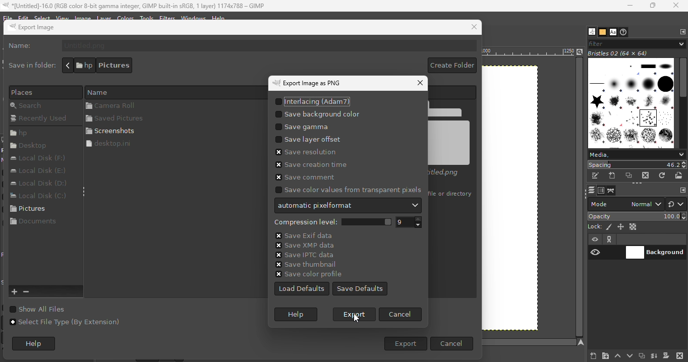 The height and width of the screenshot is (362, 688). What do you see at coordinates (602, 32) in the screenshot?
I see `Patterns` at bounding box center [602, 32].